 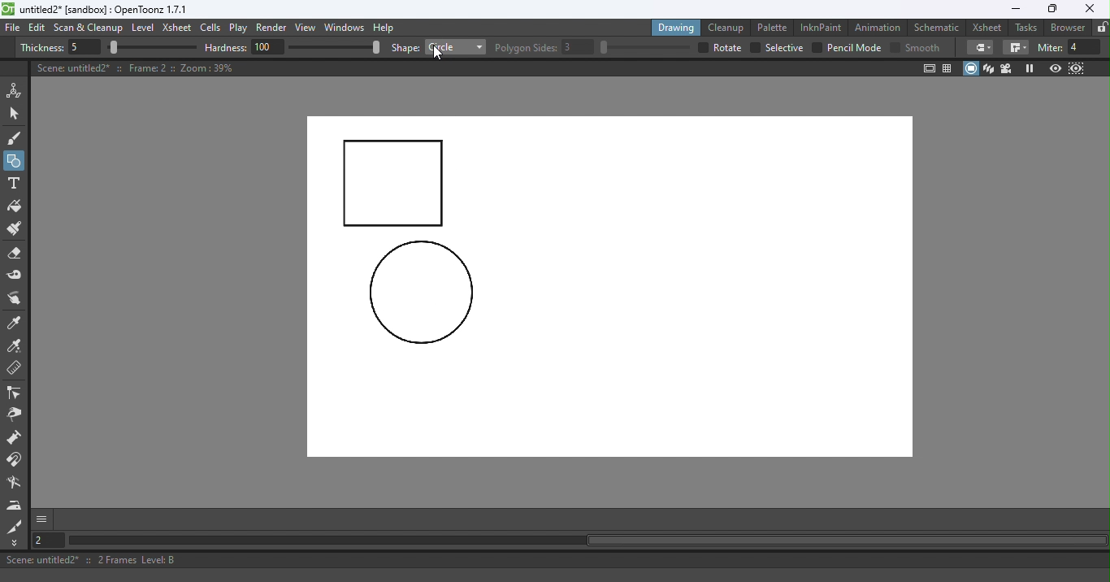 I want to click on Cutter tool, so click(x=15, y=526).